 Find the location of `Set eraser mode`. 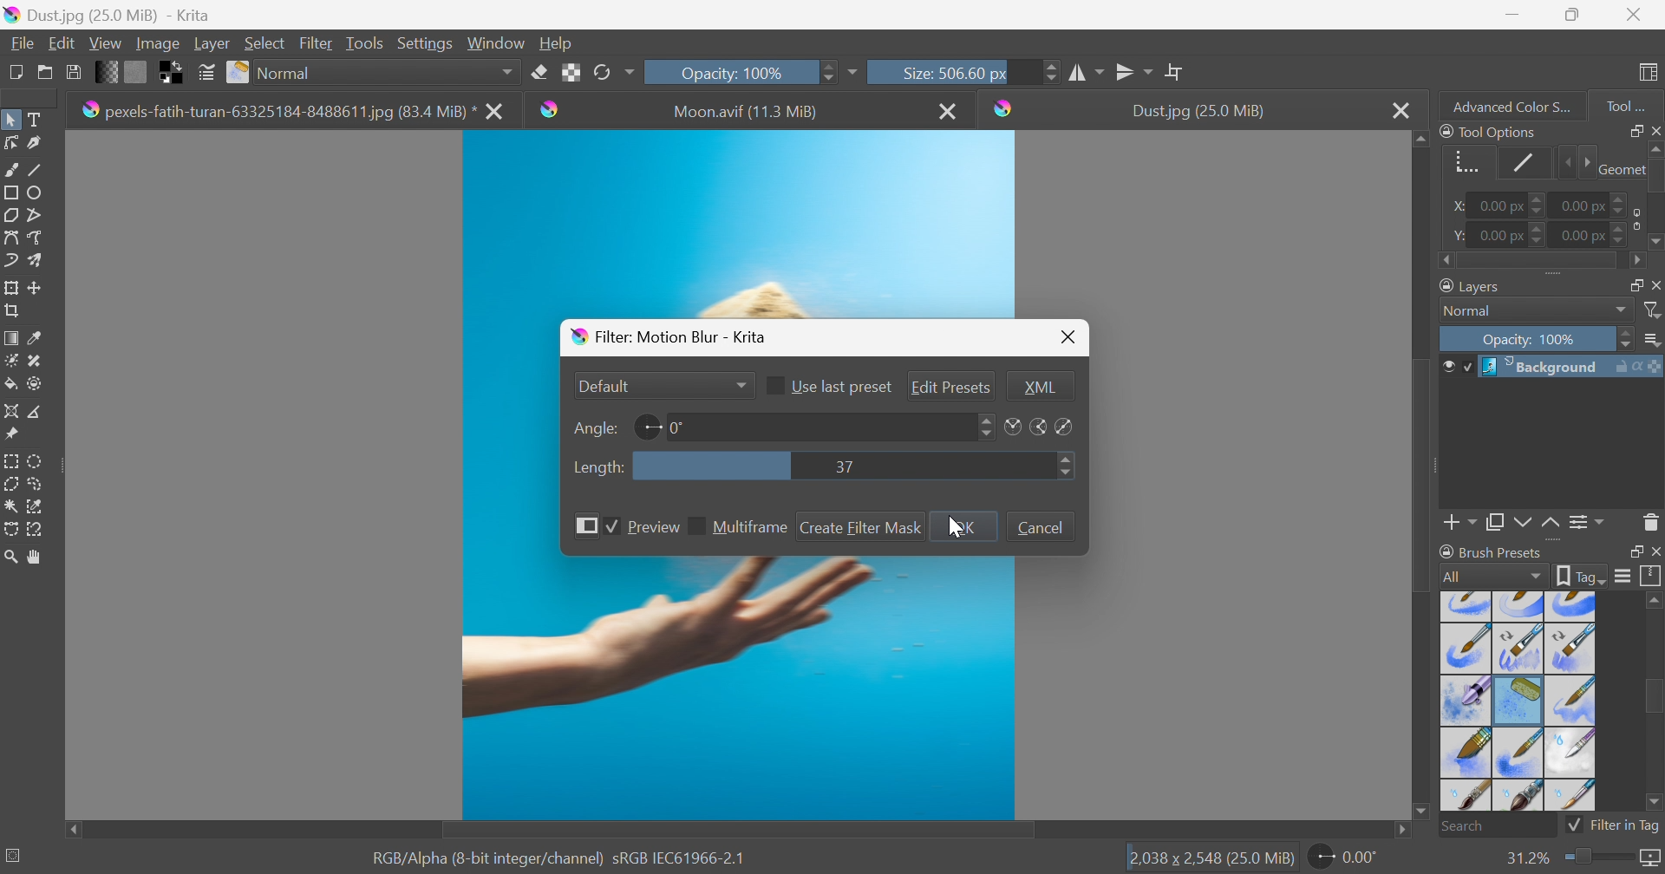

Set eraser mode is located at coordinates (539, 70).